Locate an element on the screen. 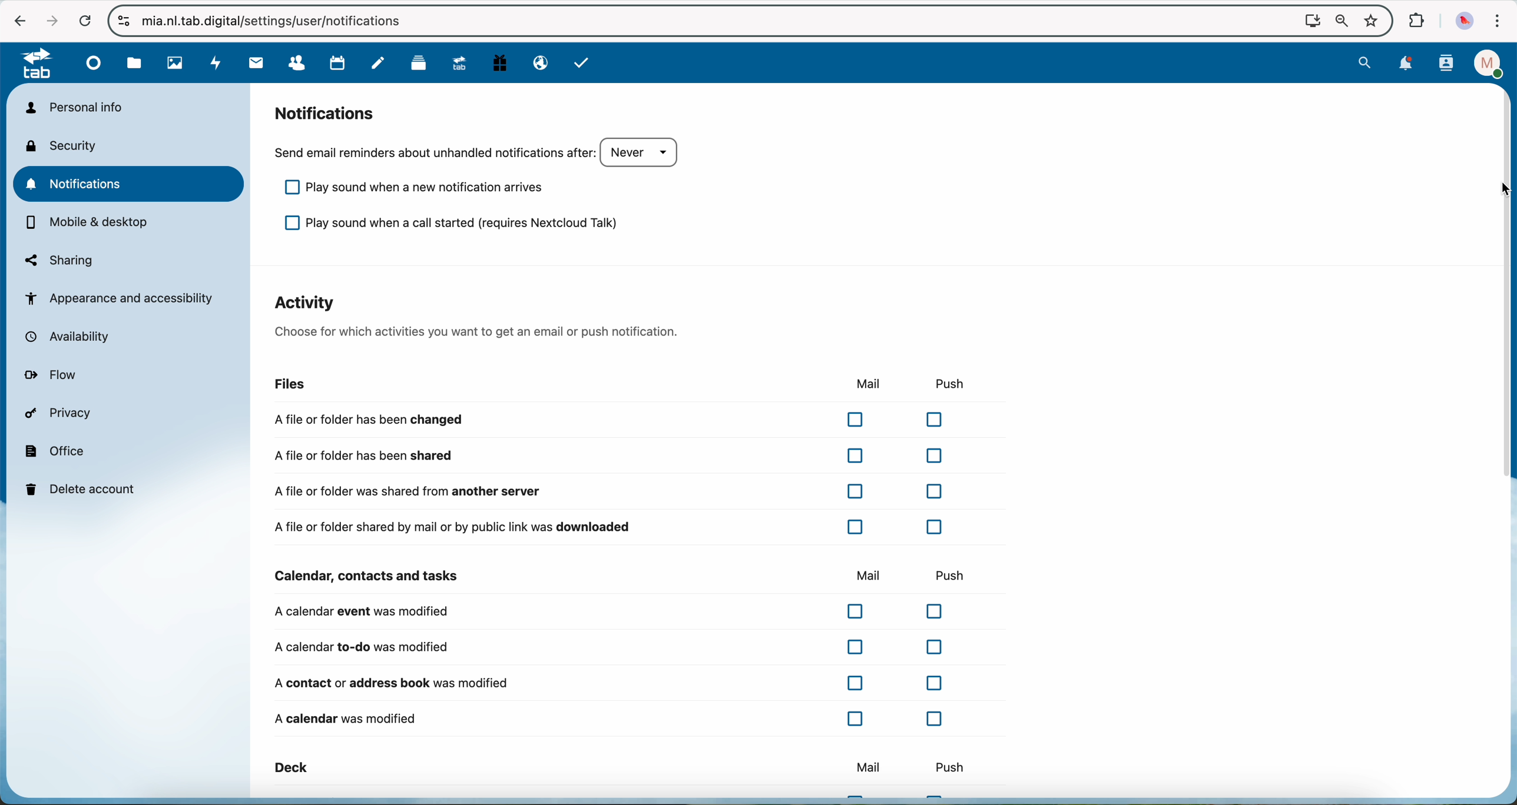  file is located at coordinates (134, 64).